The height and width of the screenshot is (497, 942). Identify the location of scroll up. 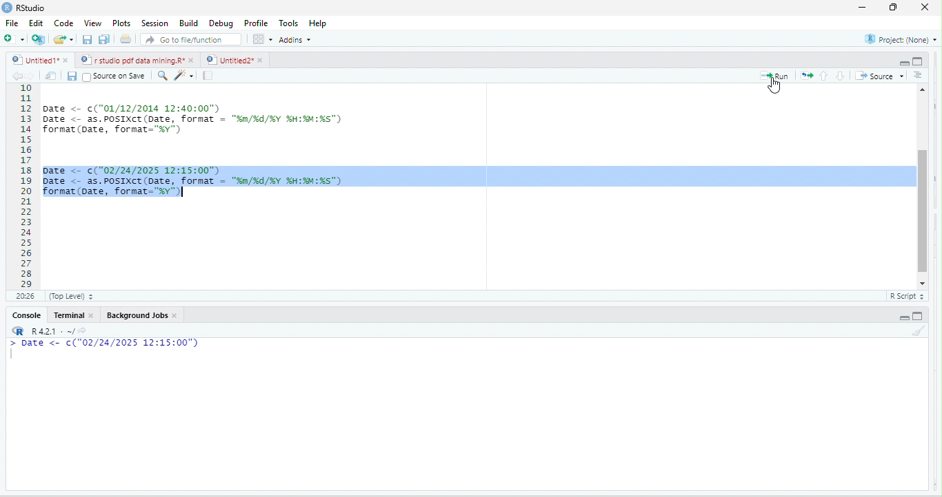
(923, 88).